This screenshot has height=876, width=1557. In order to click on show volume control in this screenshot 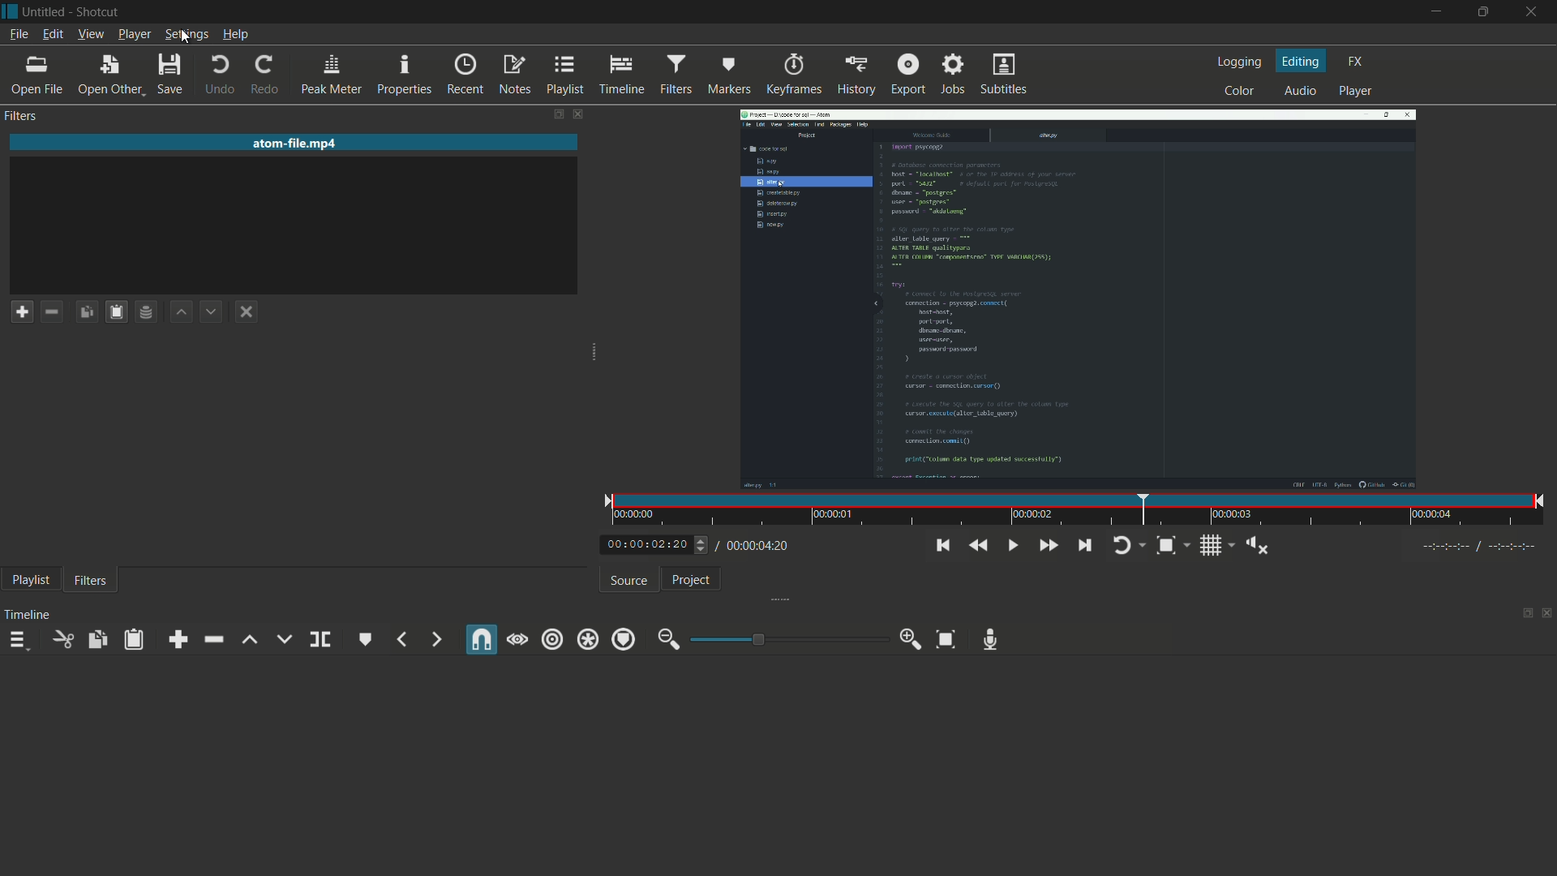, I will do `click(1259, 545)`.